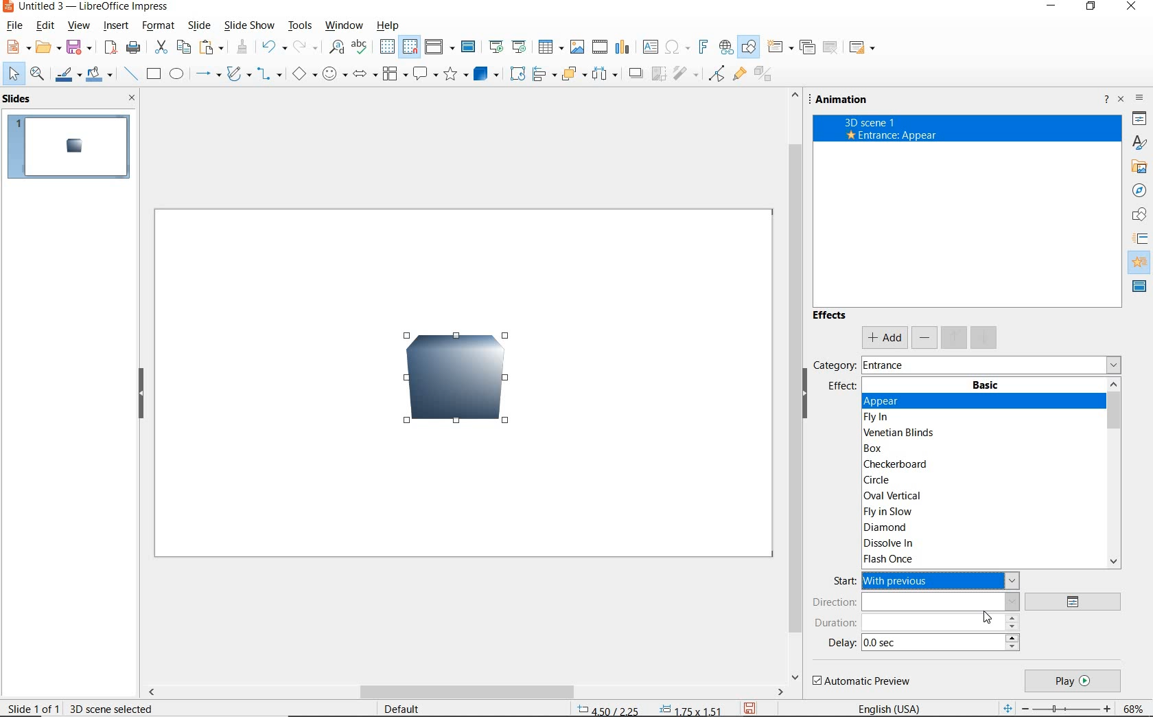 The height and width of the screenshot is (717, 1153). Describe the element at coordinates (990, 619) in the screenshot. I see `cursor` at that location.